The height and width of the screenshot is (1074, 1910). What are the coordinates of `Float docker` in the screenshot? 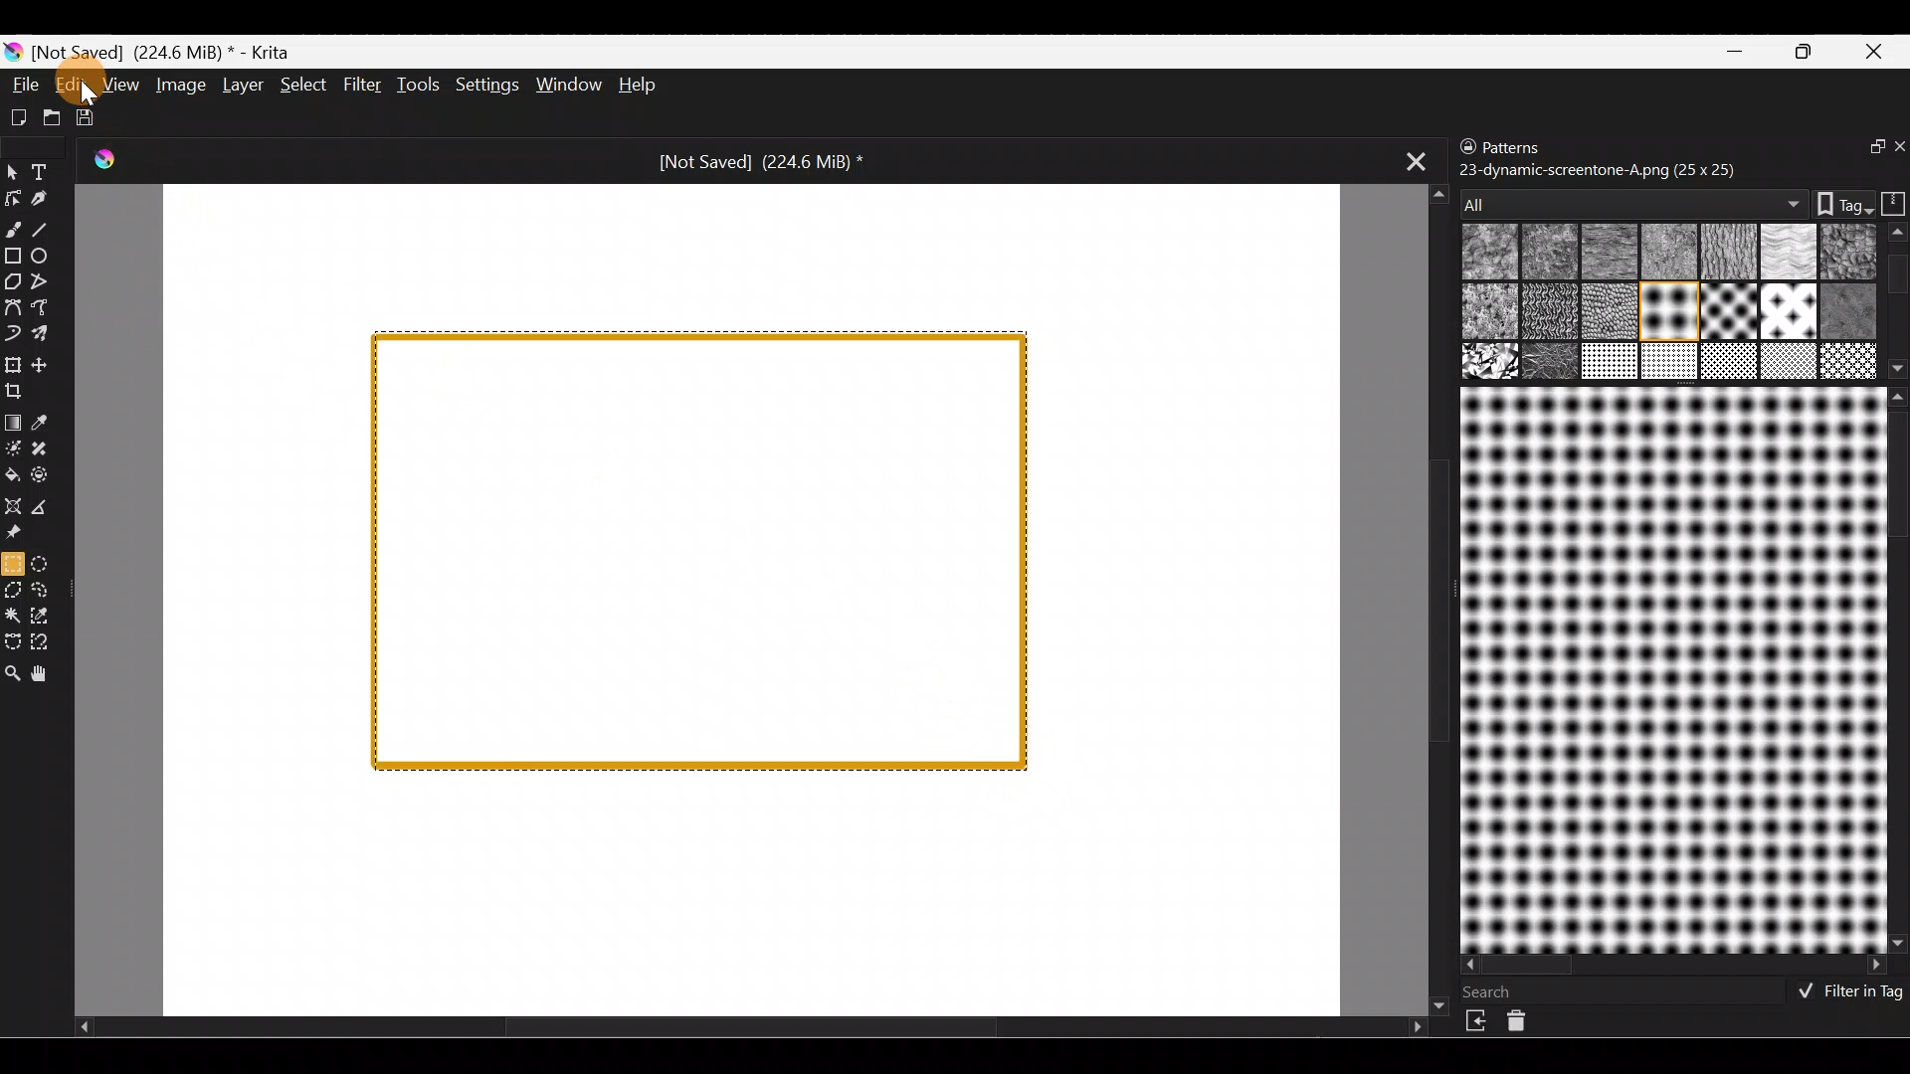 It's located at (1864, 148).